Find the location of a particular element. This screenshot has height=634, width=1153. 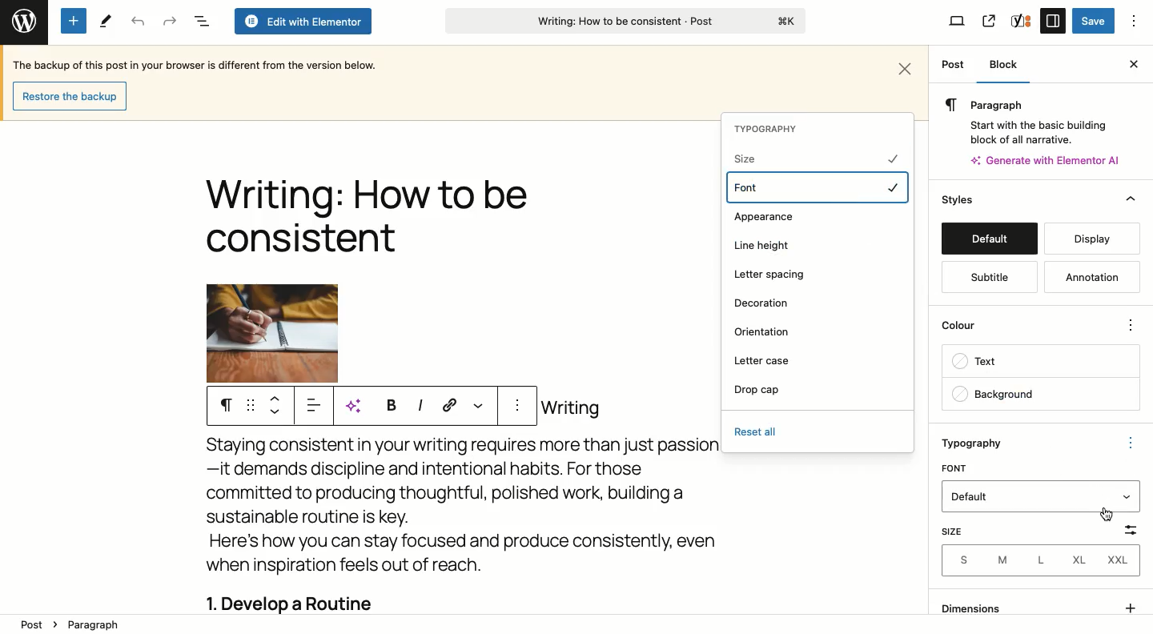

FONT is located at coordinates (956, 467).